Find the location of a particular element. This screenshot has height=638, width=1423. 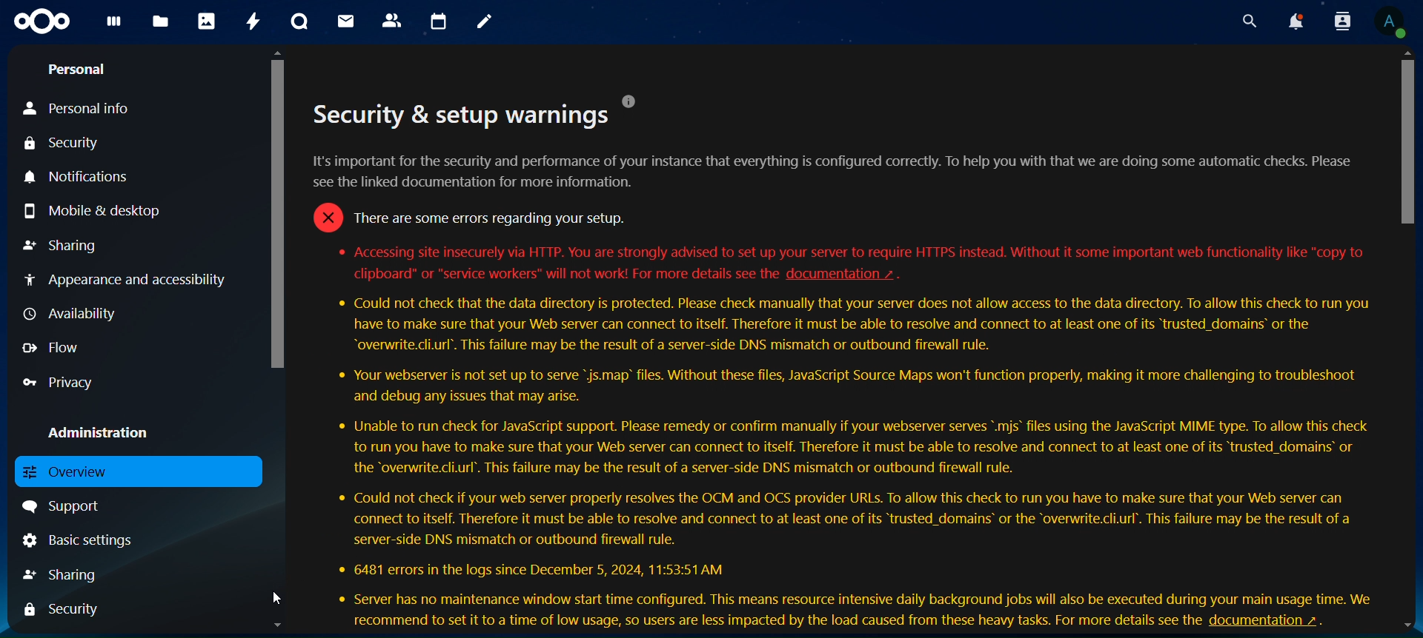

security is located at coordinates (64, 610).